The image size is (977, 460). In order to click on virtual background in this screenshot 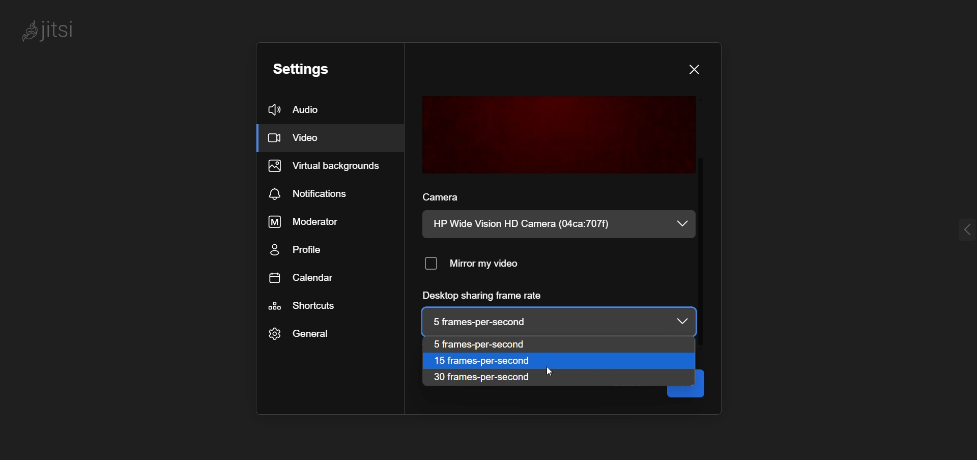, I will do `click(330, 167)`.